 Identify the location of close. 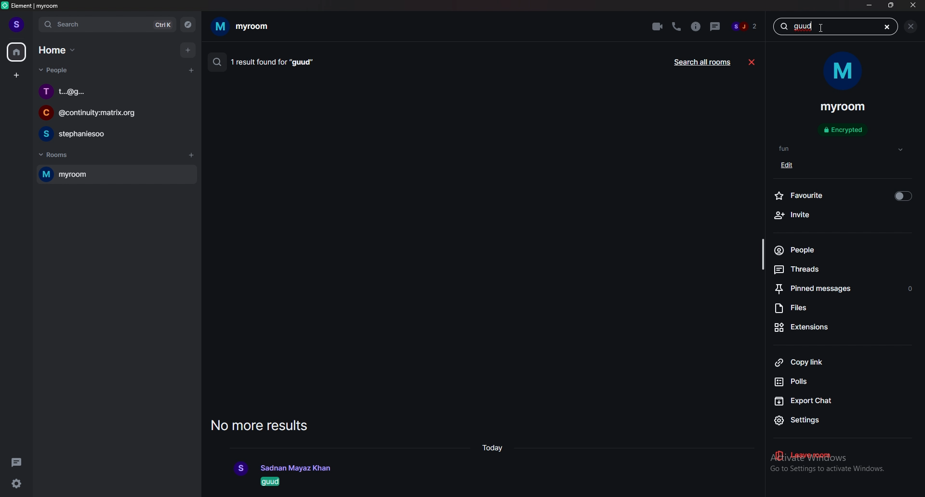
(751, 63).